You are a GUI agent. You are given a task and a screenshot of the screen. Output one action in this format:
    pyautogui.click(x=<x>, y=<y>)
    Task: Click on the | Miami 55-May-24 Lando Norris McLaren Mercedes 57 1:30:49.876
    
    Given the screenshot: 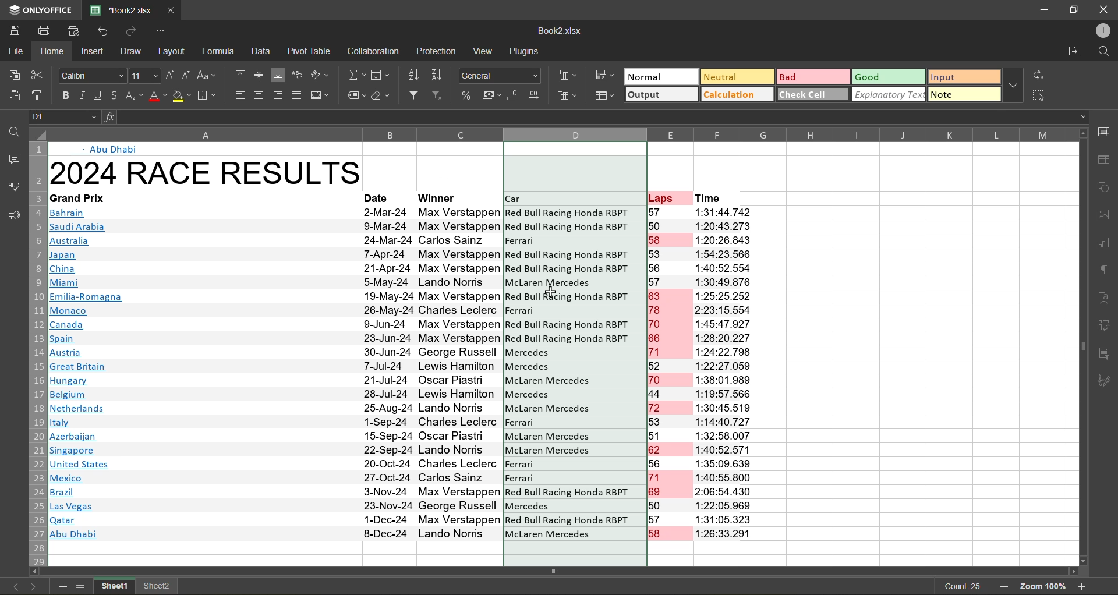 What is the action you would take?
    pyautogui.click(x=406, y=282)
    